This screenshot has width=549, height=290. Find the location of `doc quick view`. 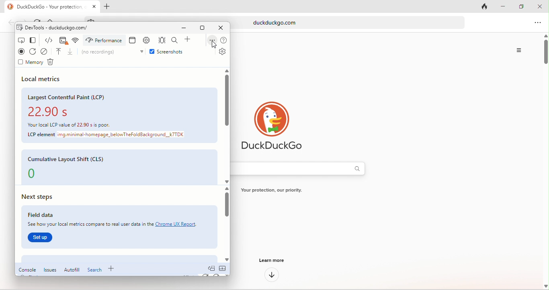

doc quick view is located at coordinates (208, 268).